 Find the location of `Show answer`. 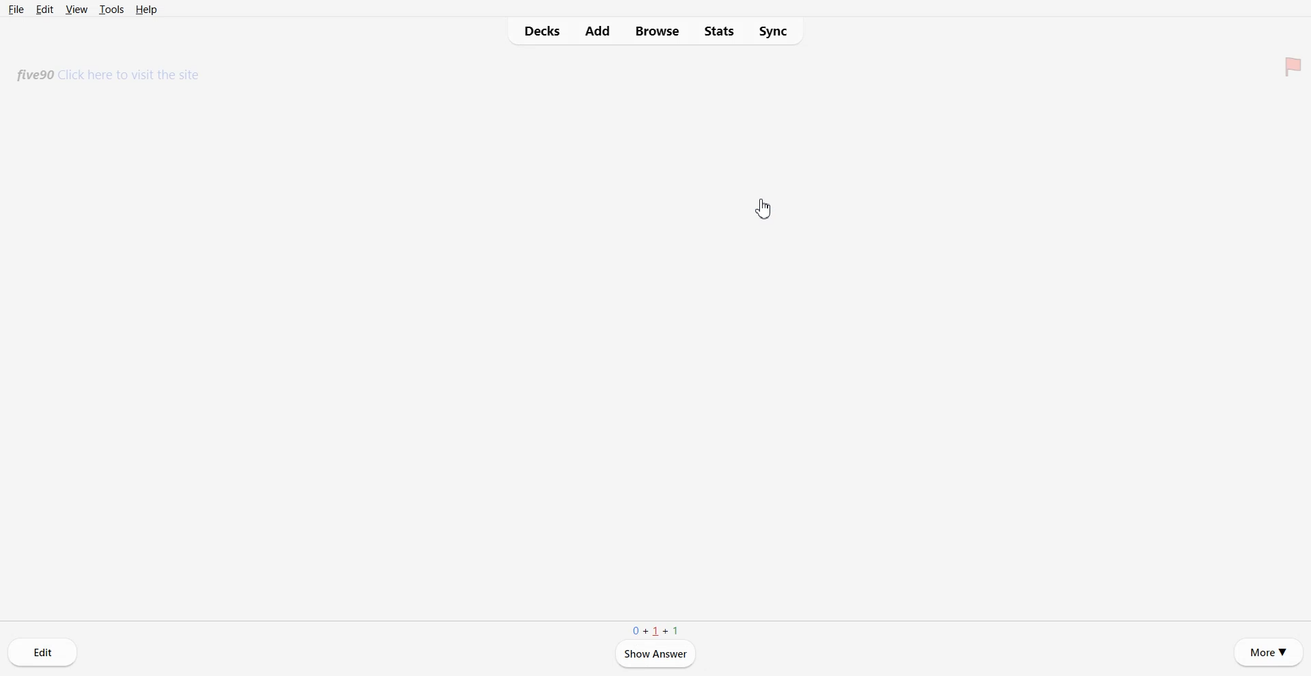

Show answer is located at coordinates (655, 654).